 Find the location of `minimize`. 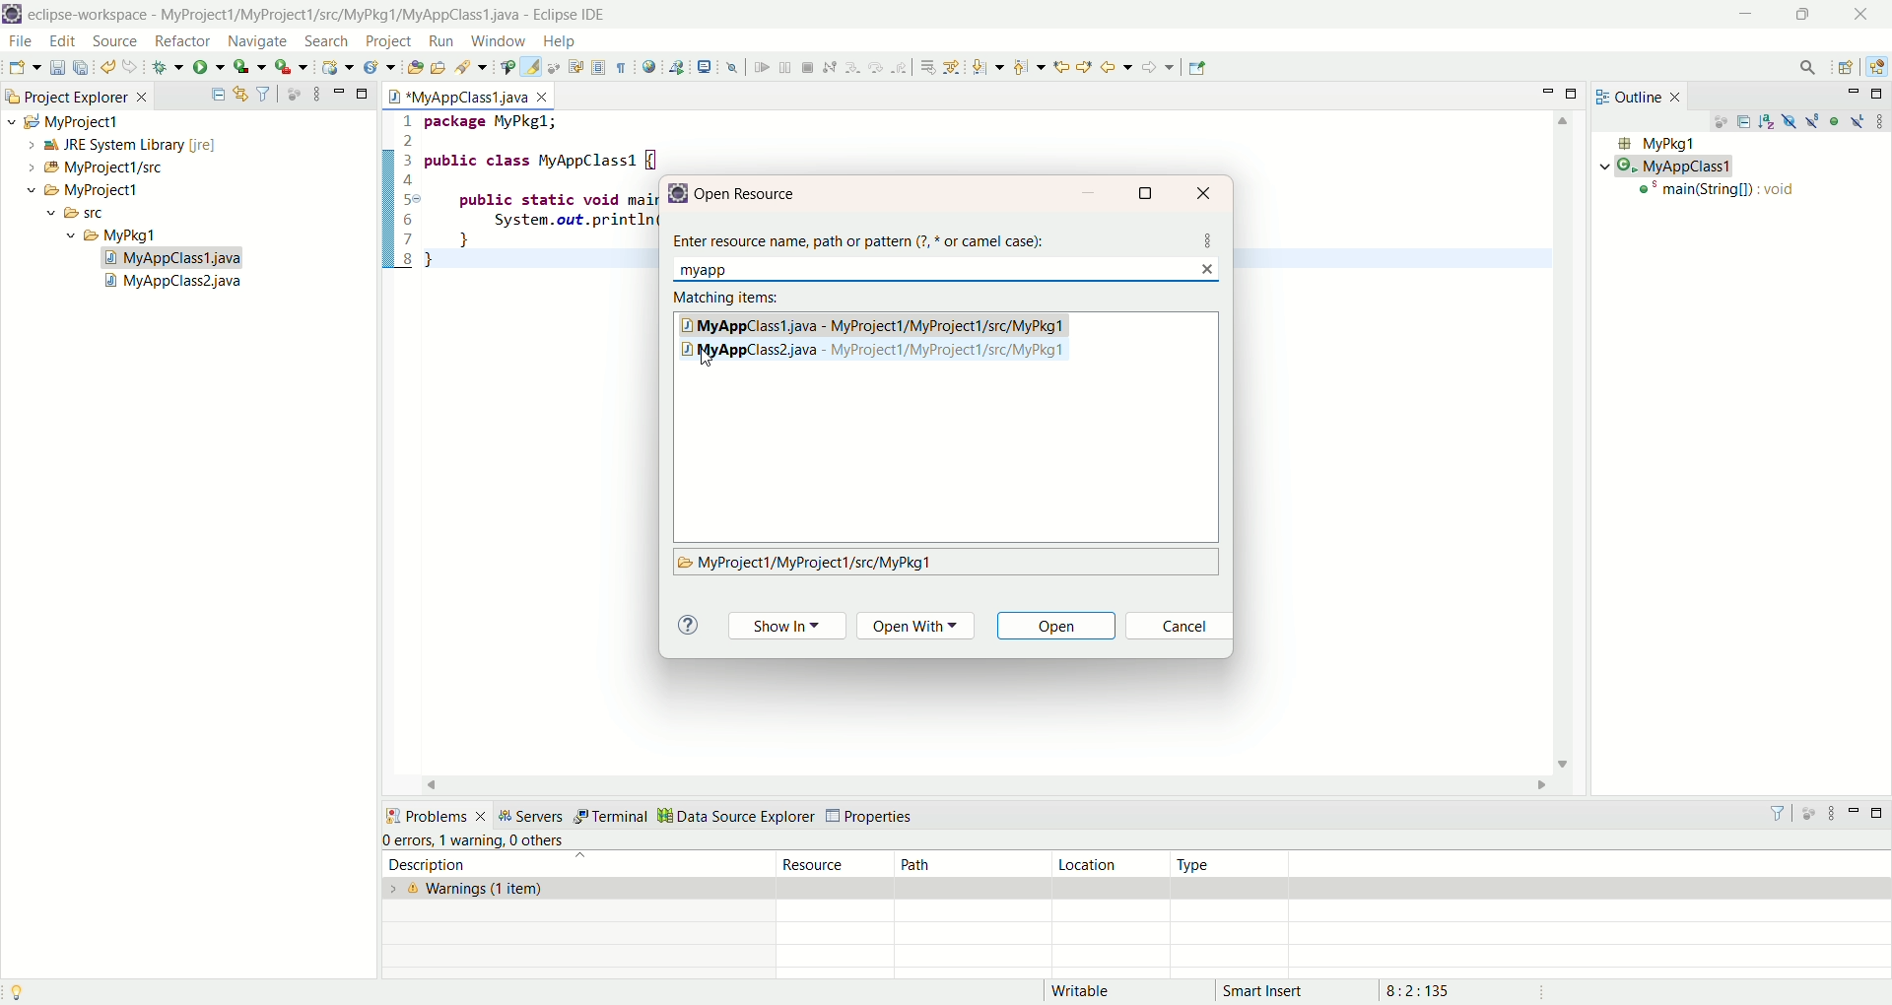

minimize is located at coordinates (1551, 91).